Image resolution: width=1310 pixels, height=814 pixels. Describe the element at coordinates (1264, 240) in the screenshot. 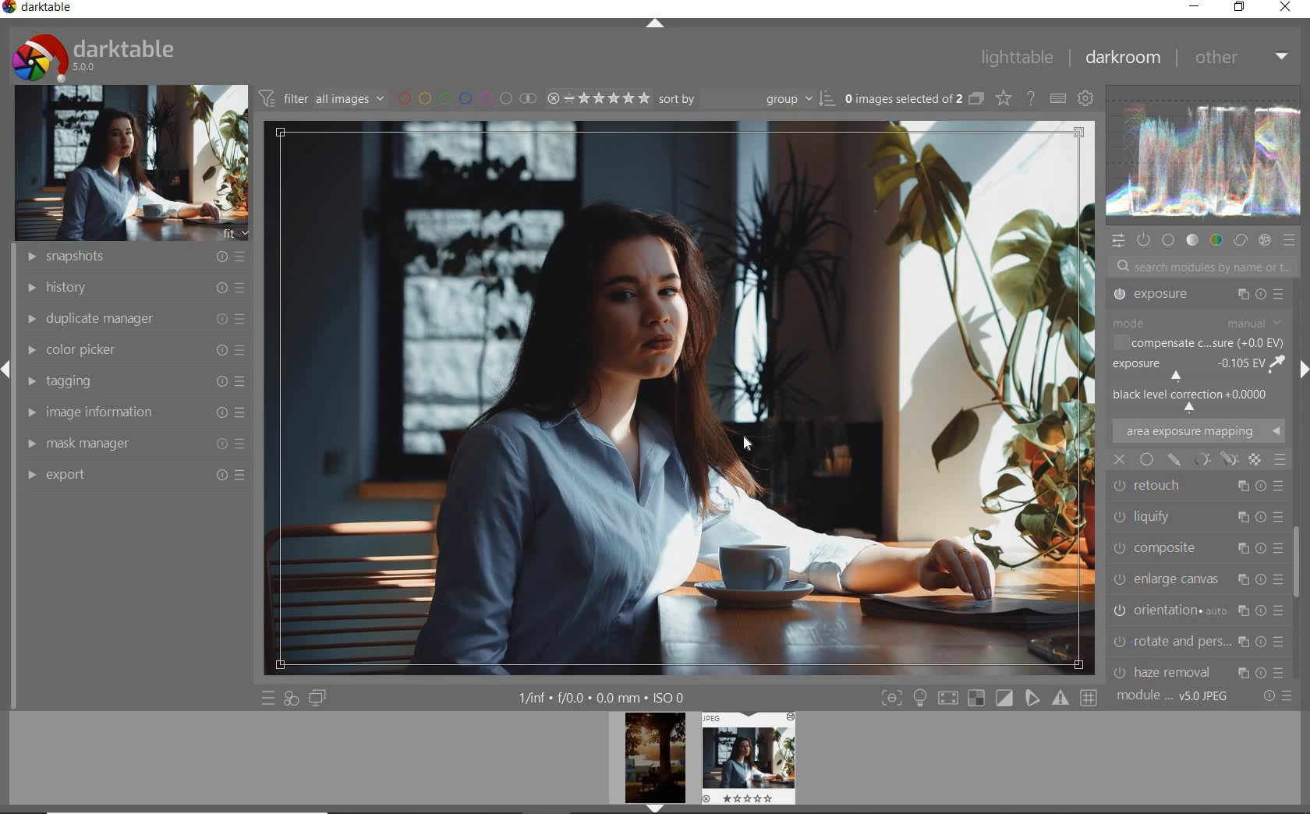

I see `EFFECT` at that location.